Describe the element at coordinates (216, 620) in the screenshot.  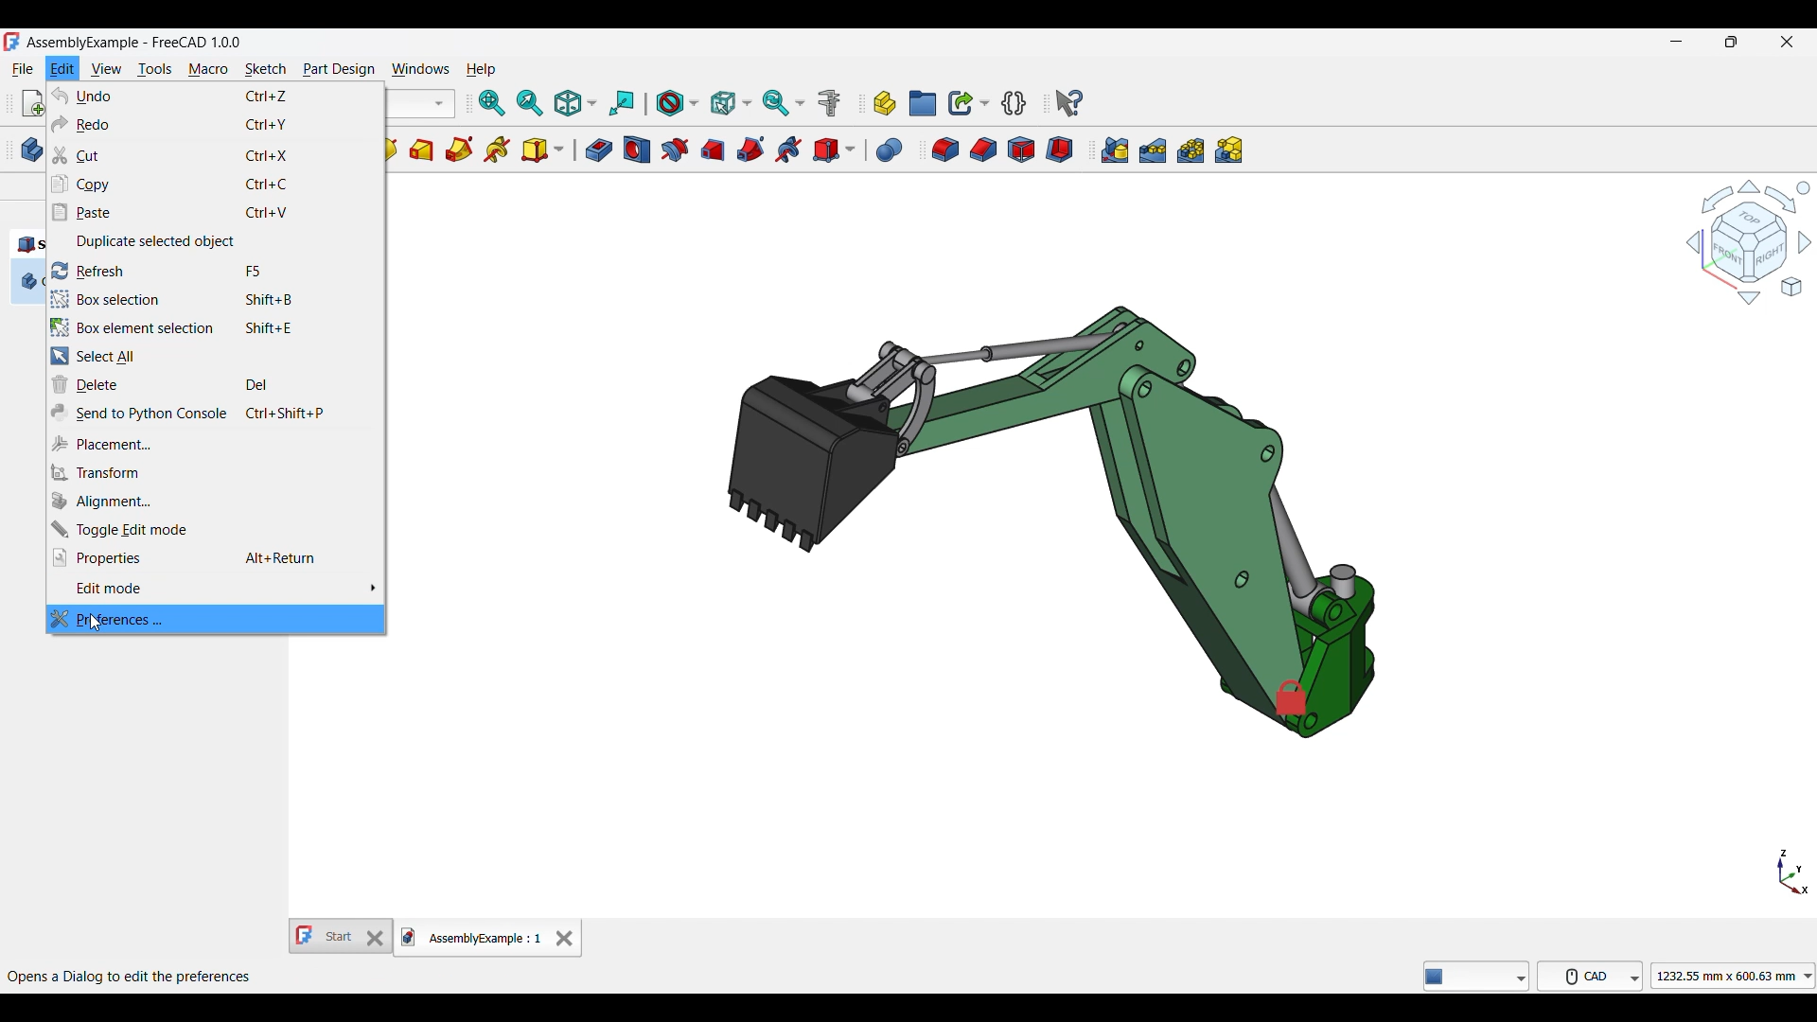
I see `Preferences, highlighted` at that location.